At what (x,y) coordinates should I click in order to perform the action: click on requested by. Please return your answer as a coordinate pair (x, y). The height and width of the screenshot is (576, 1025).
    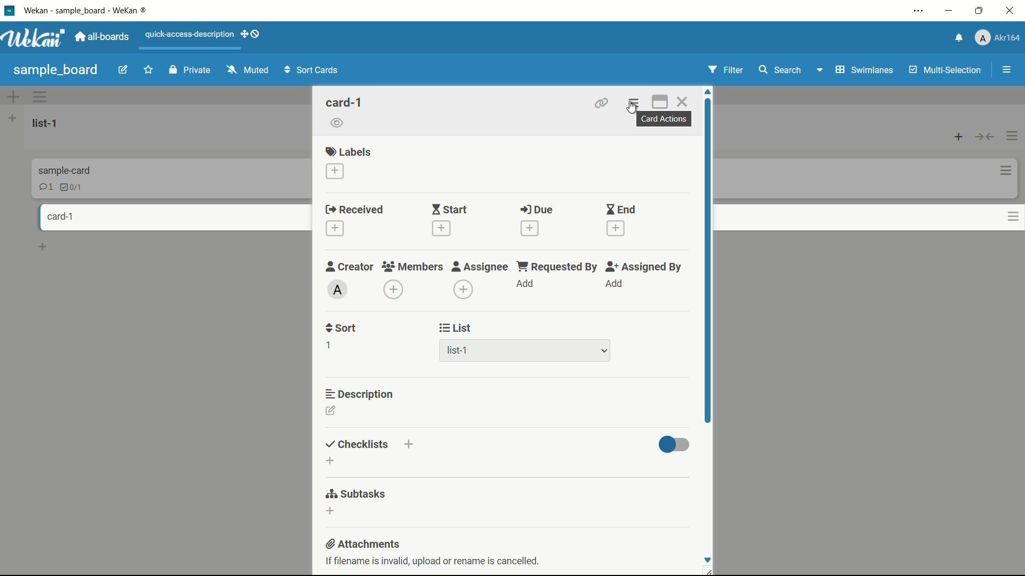
    Looking at the image, I should click on (556, 267).